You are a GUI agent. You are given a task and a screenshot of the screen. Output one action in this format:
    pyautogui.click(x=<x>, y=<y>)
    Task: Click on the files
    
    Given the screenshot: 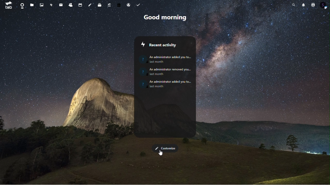 What is the action you would take?
    pyautogui.click(x=33, y=6)
    